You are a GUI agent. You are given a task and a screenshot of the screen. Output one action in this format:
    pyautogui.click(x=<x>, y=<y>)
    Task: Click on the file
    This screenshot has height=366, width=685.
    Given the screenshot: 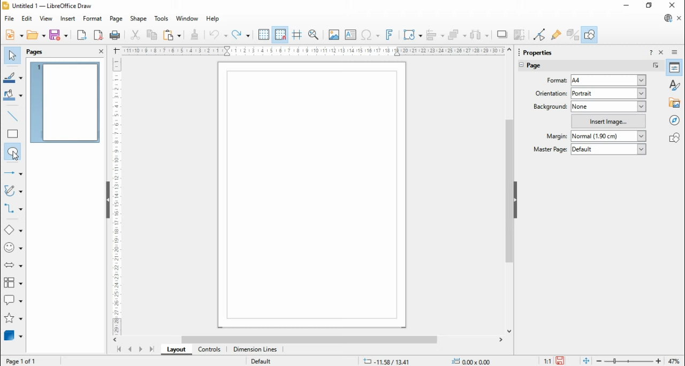 What is the action you would take?
    pyautogui.click(x=10, y=18)
    